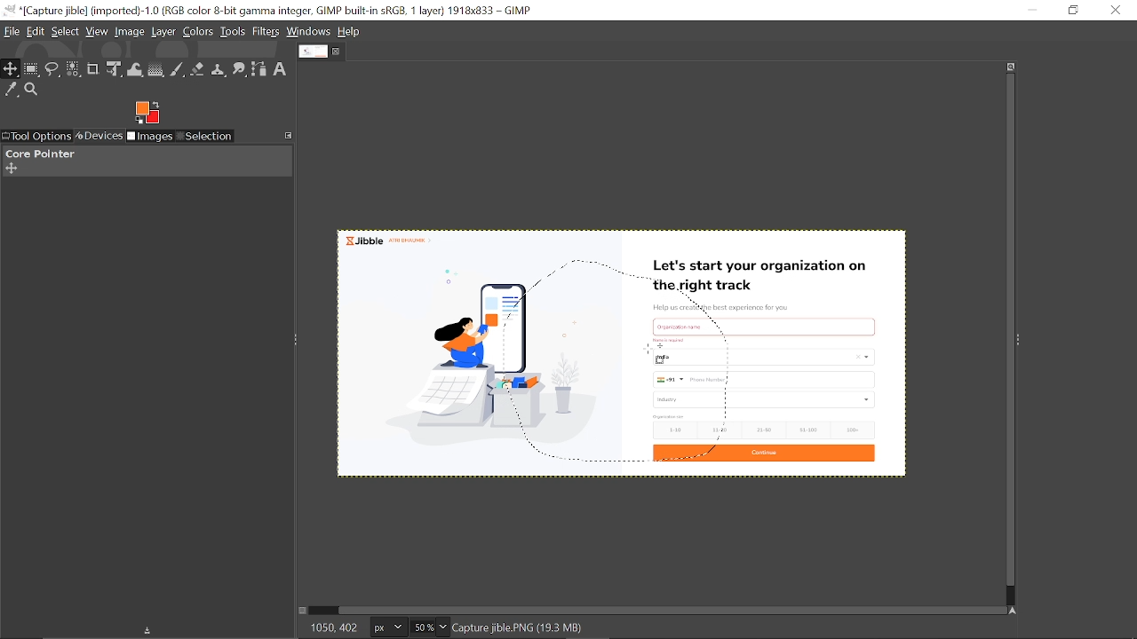 The image size is (1137, 639). Describe the element at coordinates (12, 32) in the screenshot. I see `File` at that location.